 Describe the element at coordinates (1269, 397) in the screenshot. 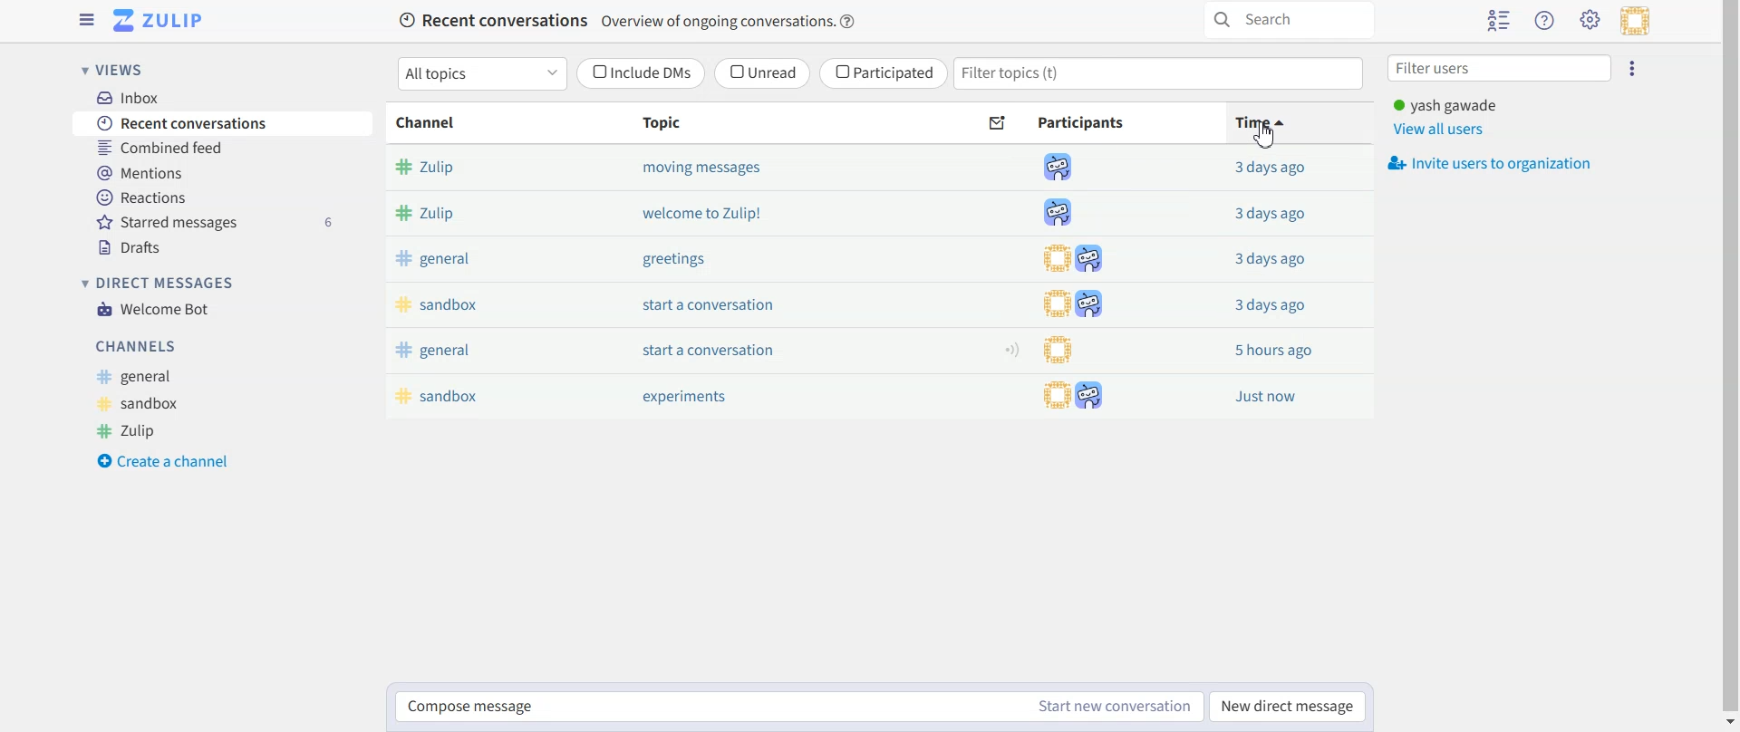

I see `Just now` at that location.